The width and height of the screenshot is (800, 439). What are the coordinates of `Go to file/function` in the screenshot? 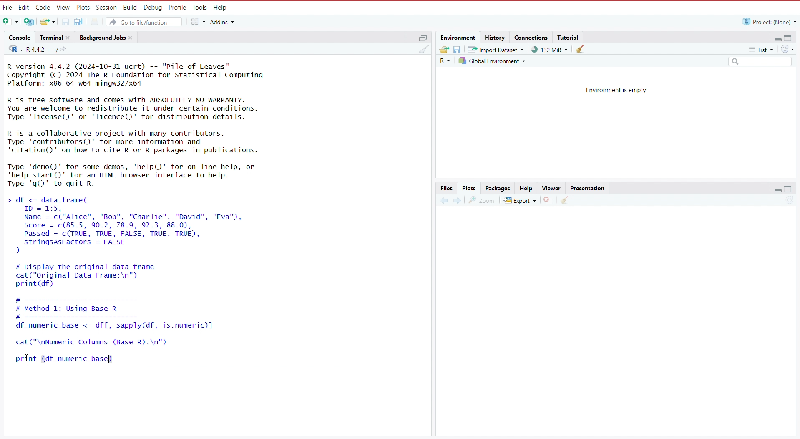 It's located at (146, 21).